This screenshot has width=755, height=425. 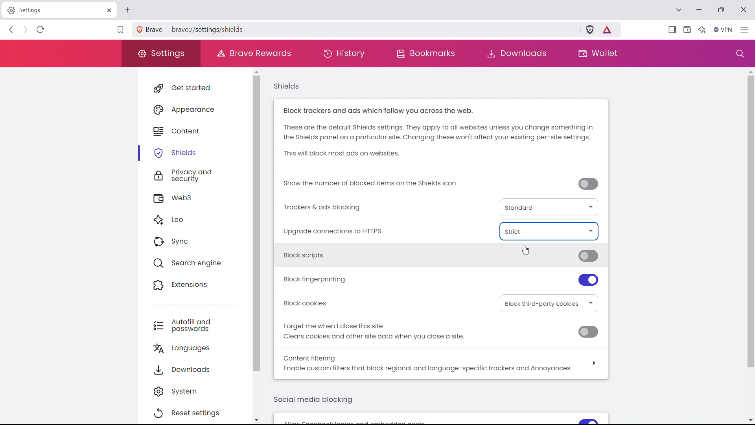 What do you see at coordinates (109, 10) in the screenshot?
I see `close tab` at bounding box center [109, 10].